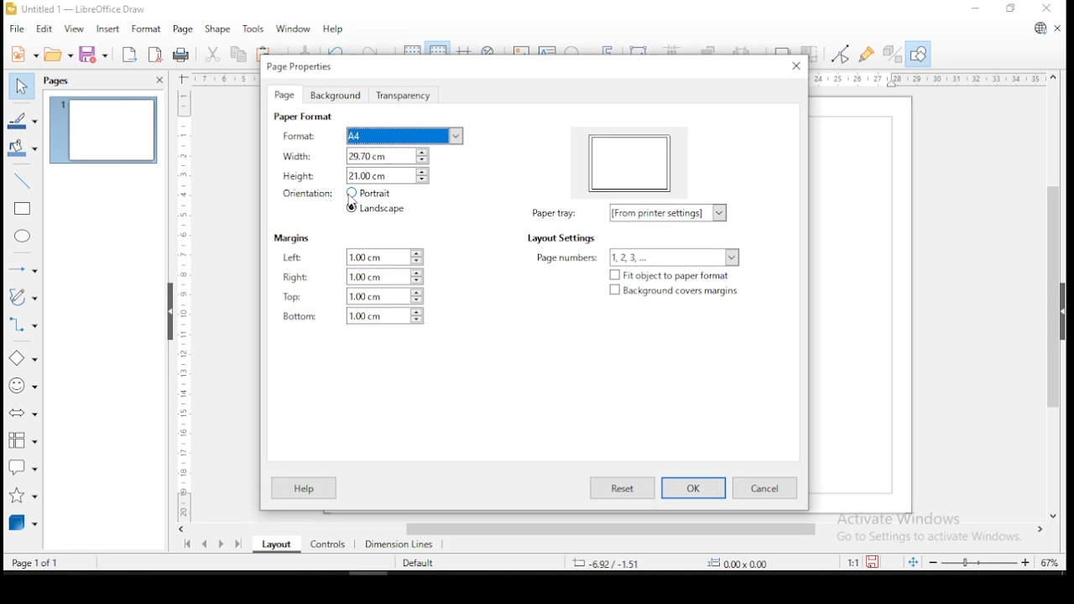 Image resolution: width=1074 pixels, height=604 pixels. Describe the element at coordinates (23, 416) in the screenshot. I see `block arrows` at that location.